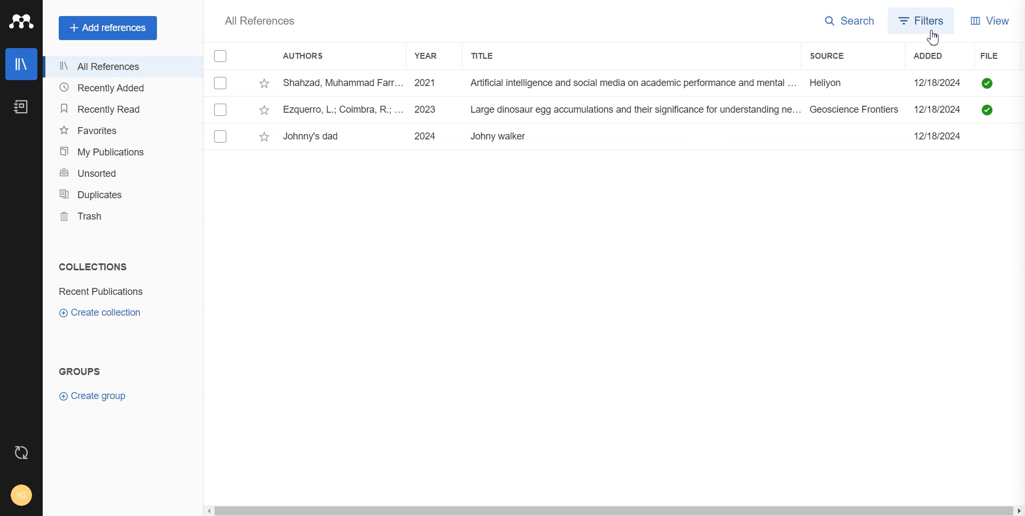  What do you see at coordinates (264, 110) in the screenshot?
I see `star` at bounding box center [264, 110].